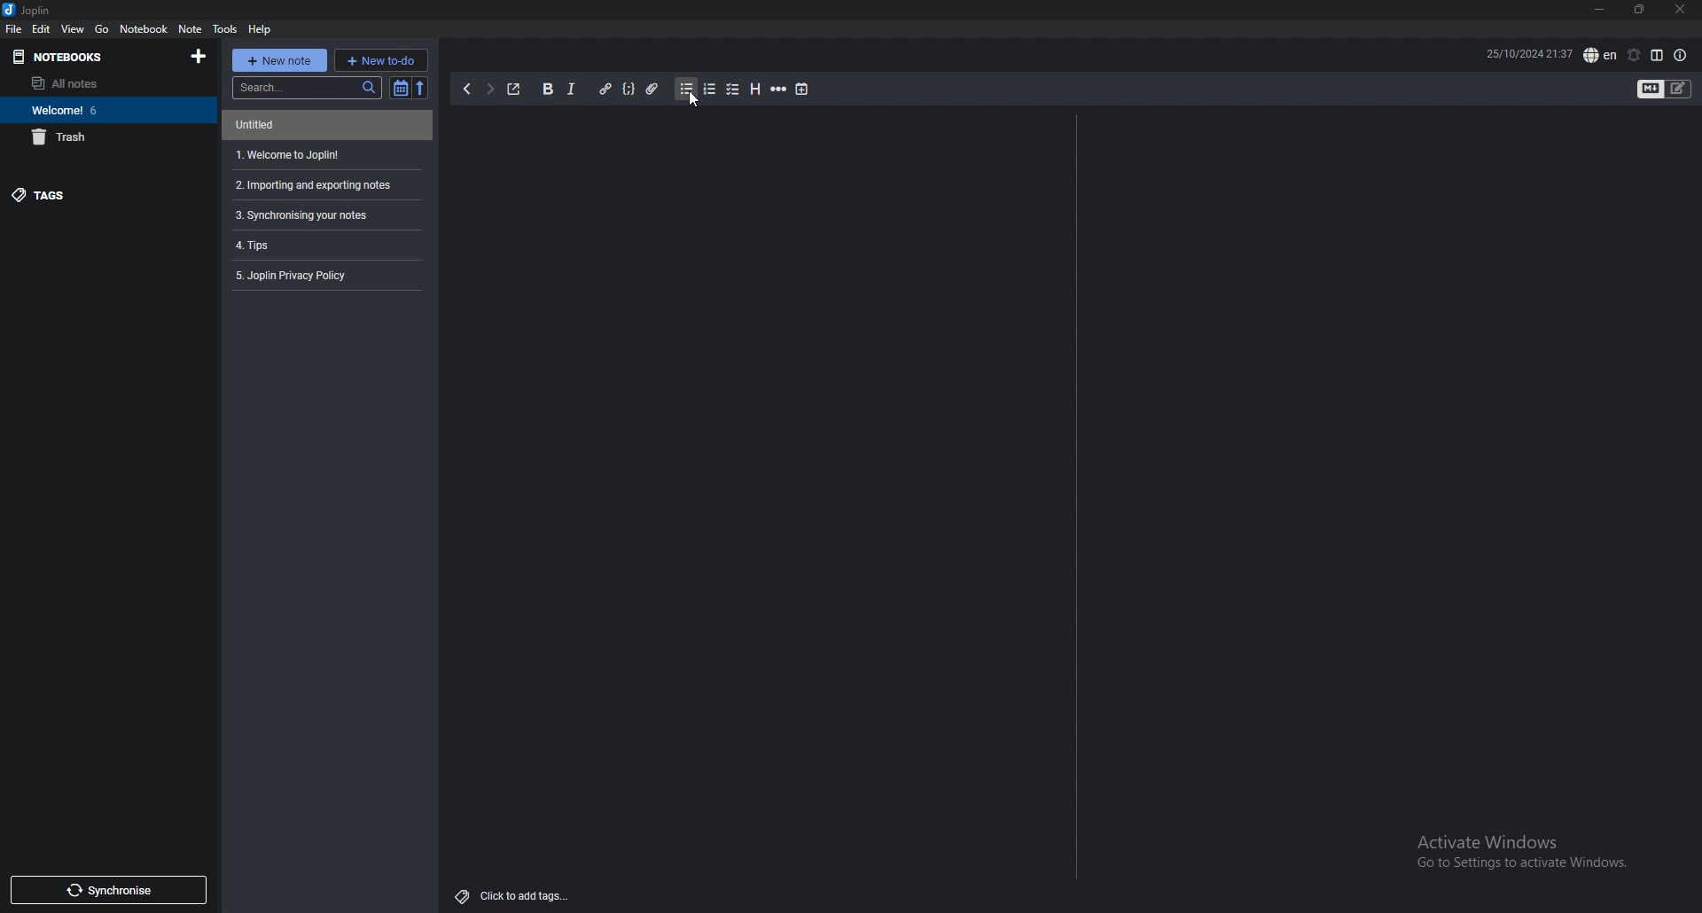  What do you see at coordinates (64, 83) in the screenshot?
I see `All notes` at bounding box center [64, 83].